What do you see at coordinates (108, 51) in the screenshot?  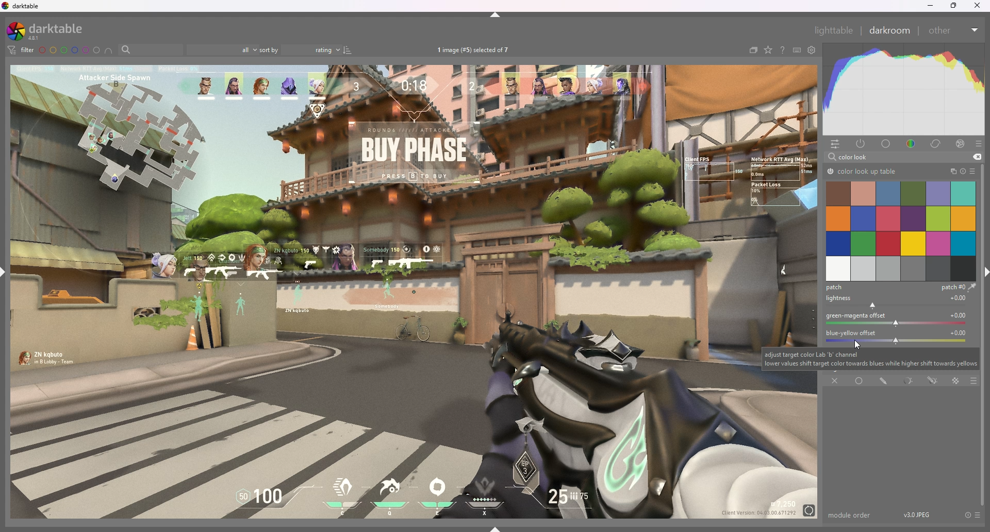 I see `include colors` at bounding box center [108, 51].